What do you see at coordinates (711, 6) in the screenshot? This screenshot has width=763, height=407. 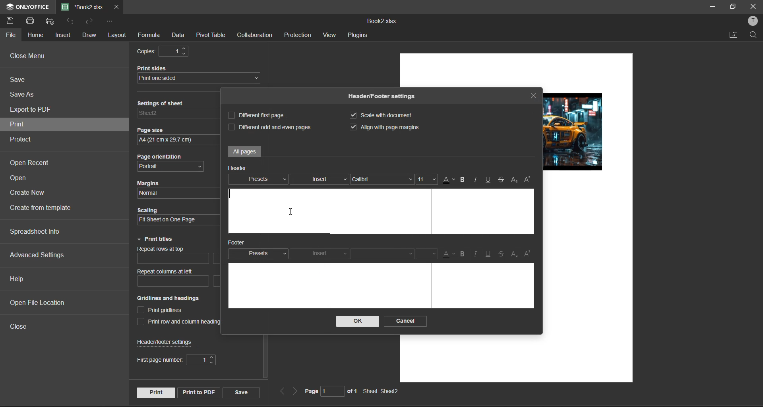 I see `minimize` at bounding box center [711, 6].